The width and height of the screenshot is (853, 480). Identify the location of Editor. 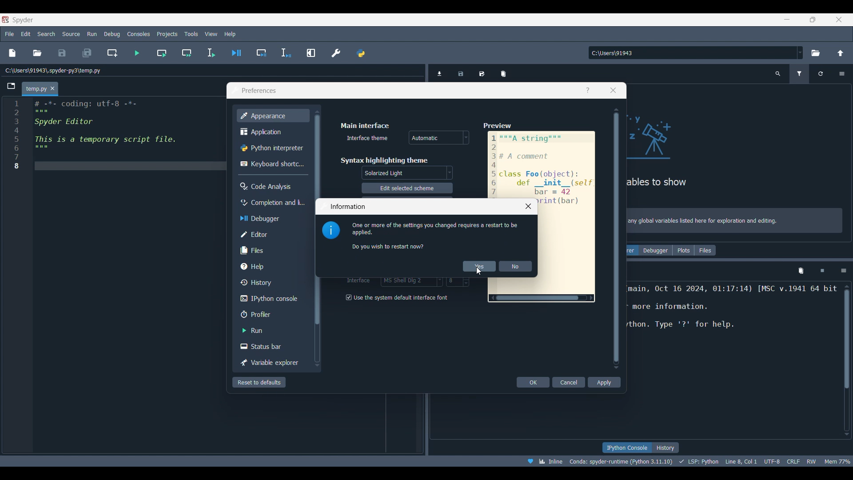
(271, 235).